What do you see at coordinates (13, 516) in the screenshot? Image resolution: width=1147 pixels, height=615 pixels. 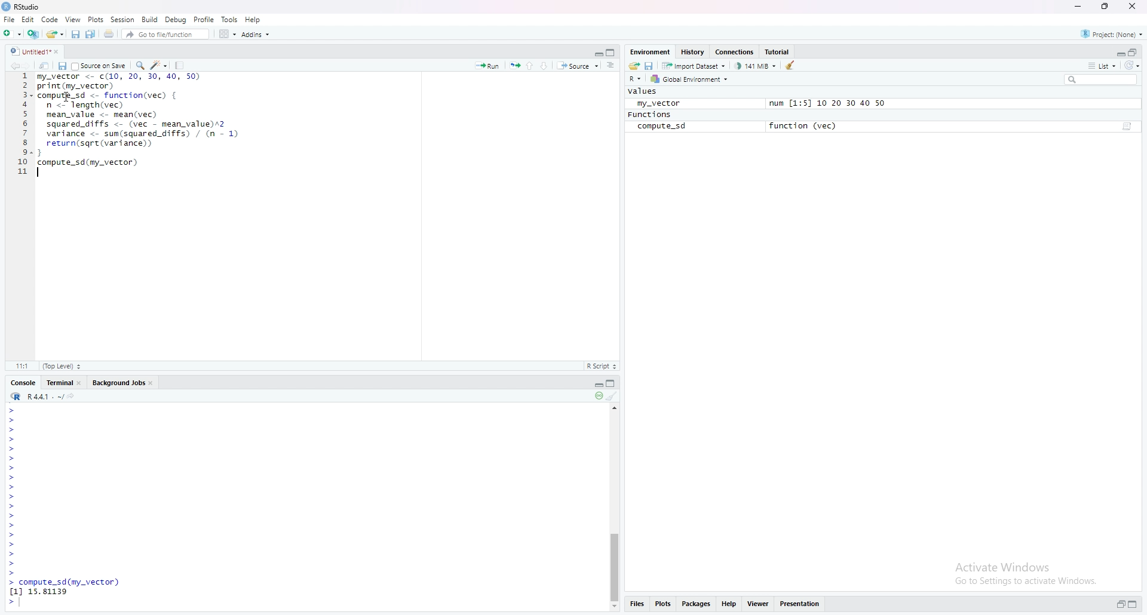 I see `Prompt cursor` at bounding box center [13, 516].